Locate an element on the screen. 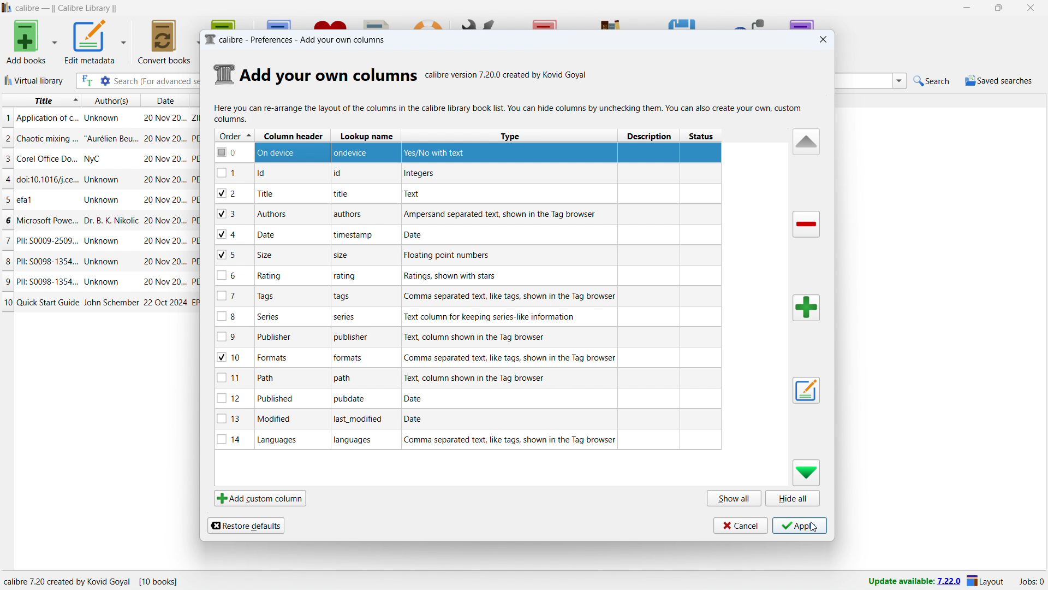  Type is located at coordinates (507, 137).